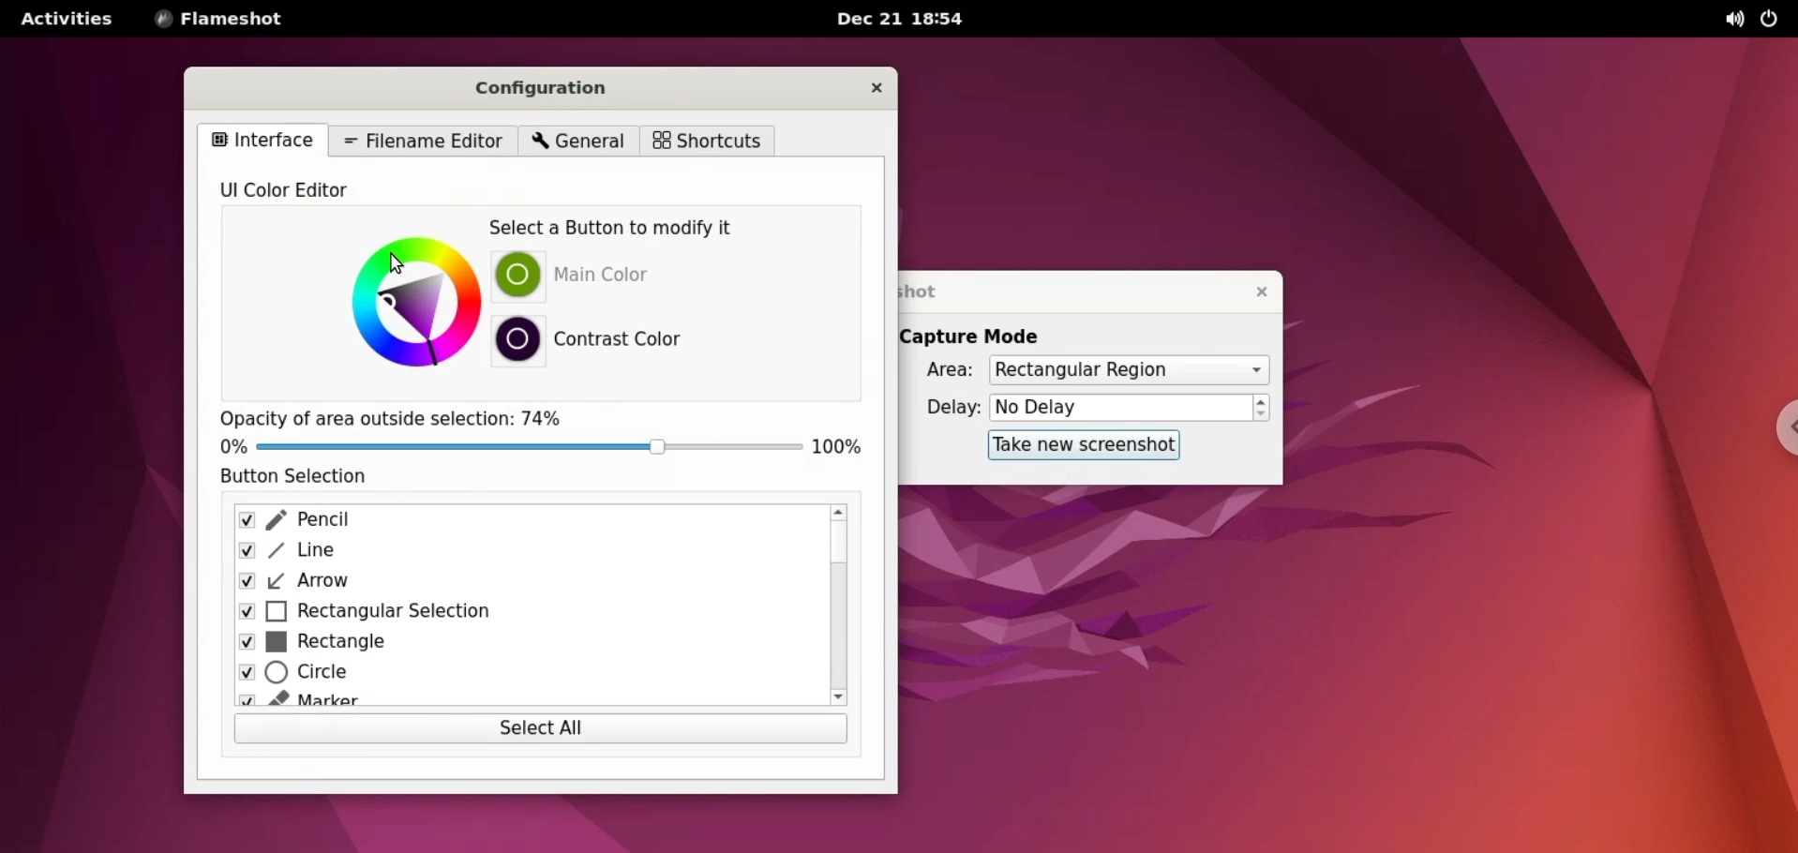 Image resolution: width=1798 pixels, height=853 pixels. I want to click on flameshot options, so click(219, 20).